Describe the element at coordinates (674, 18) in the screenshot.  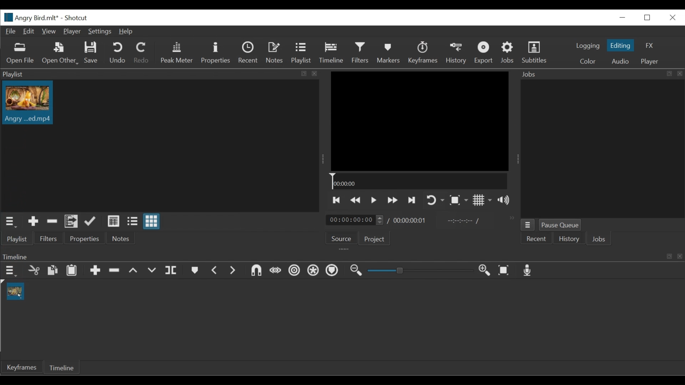
I see `` at that location.